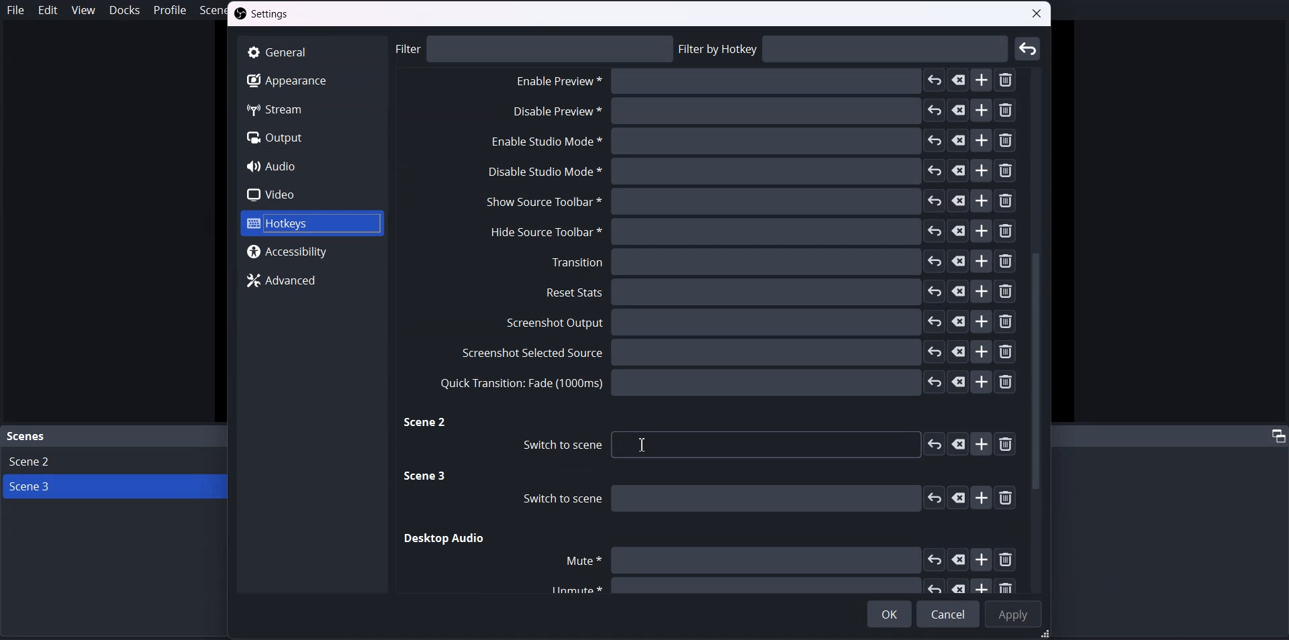 The width and height of the screenshot is (1289, 640). Describe the element at coordinates (1029, 48) in the screenshot. I see `Enter` at that location.